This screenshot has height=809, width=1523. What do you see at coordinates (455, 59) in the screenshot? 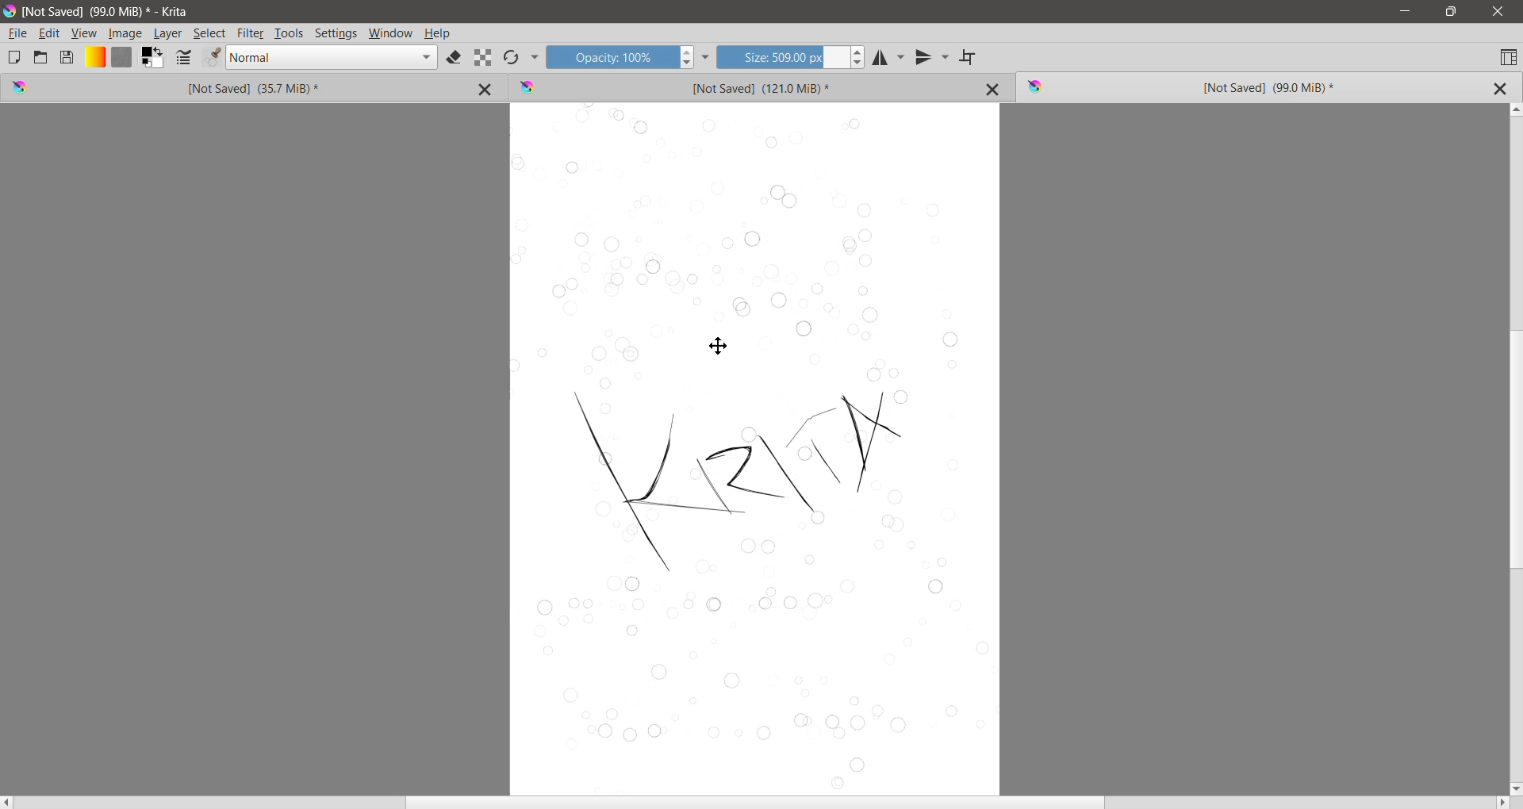
I see `Set eraser mode` at bounding box center [455, 59].